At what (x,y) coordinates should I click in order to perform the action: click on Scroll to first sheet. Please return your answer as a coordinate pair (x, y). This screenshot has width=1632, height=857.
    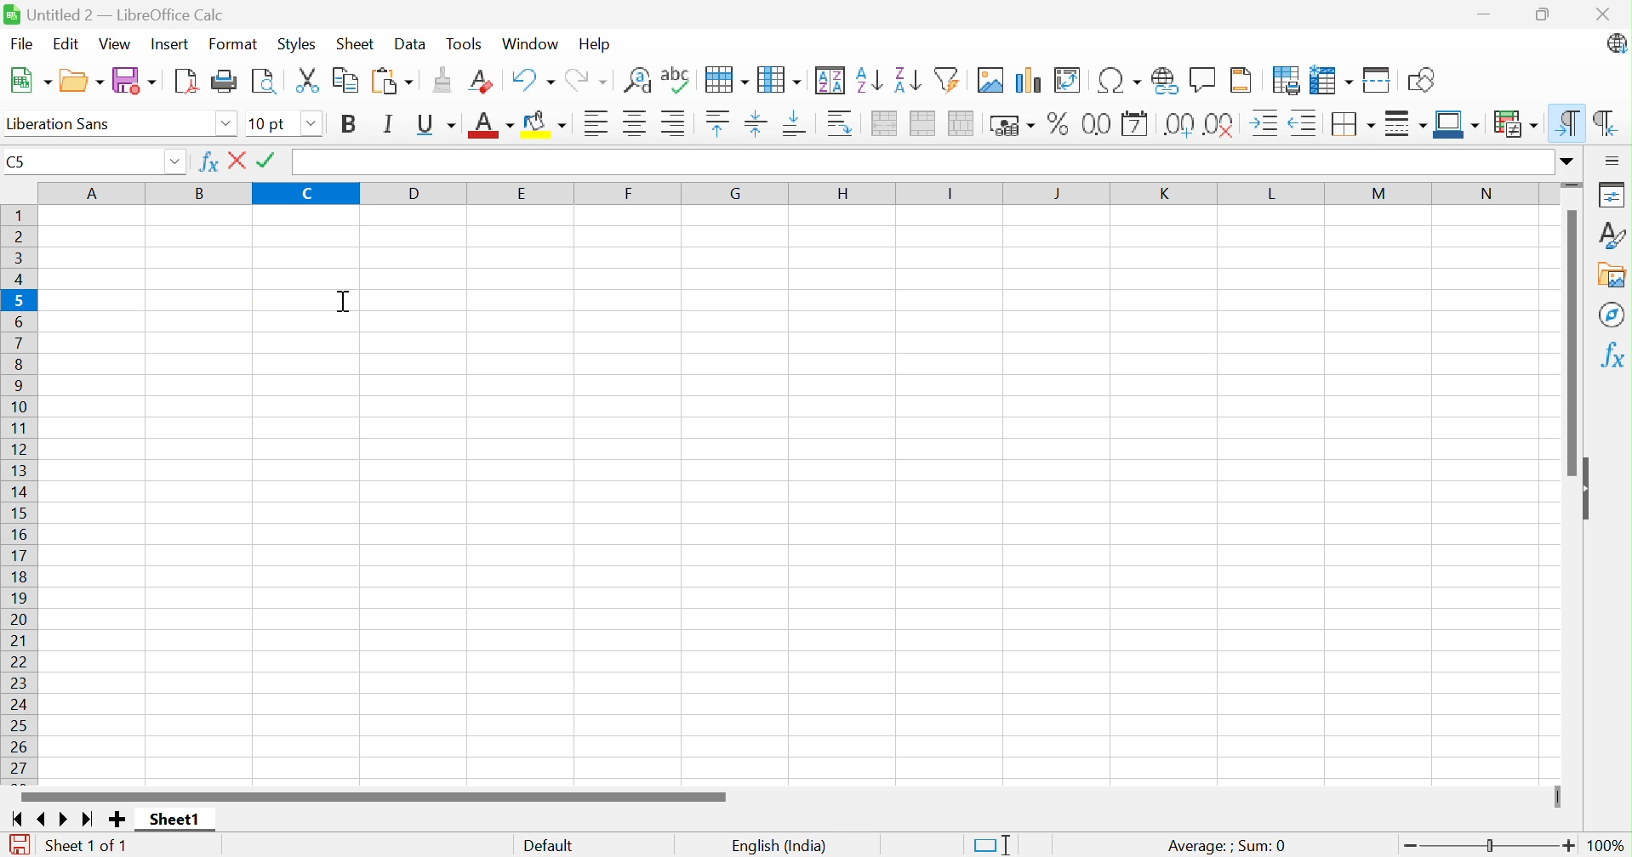
    Looking at the image, I should click on (18, 819).